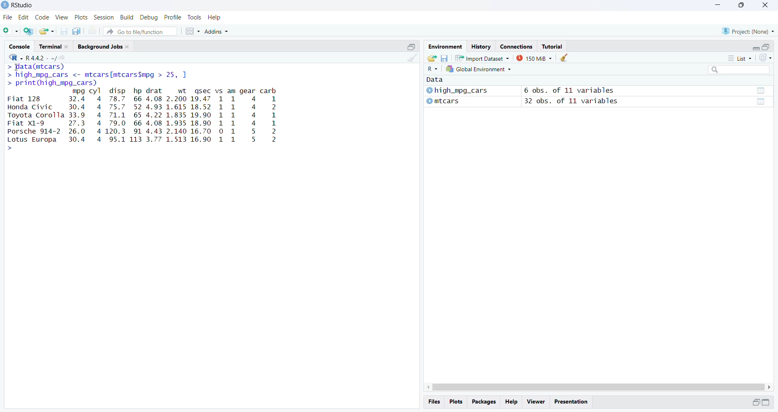 This screenshot has width=778, height=412. Describe the element at coordinates (569, 90) in the screenshot. I see `6 obs. of 11 variables` at that location.